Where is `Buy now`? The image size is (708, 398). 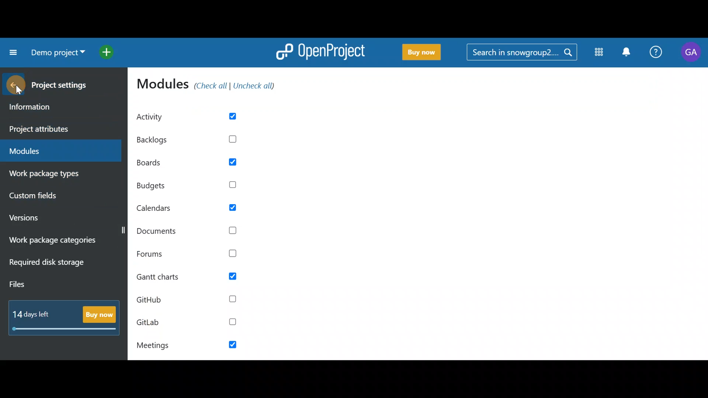
Buy now is located at coordinates (66, 315).